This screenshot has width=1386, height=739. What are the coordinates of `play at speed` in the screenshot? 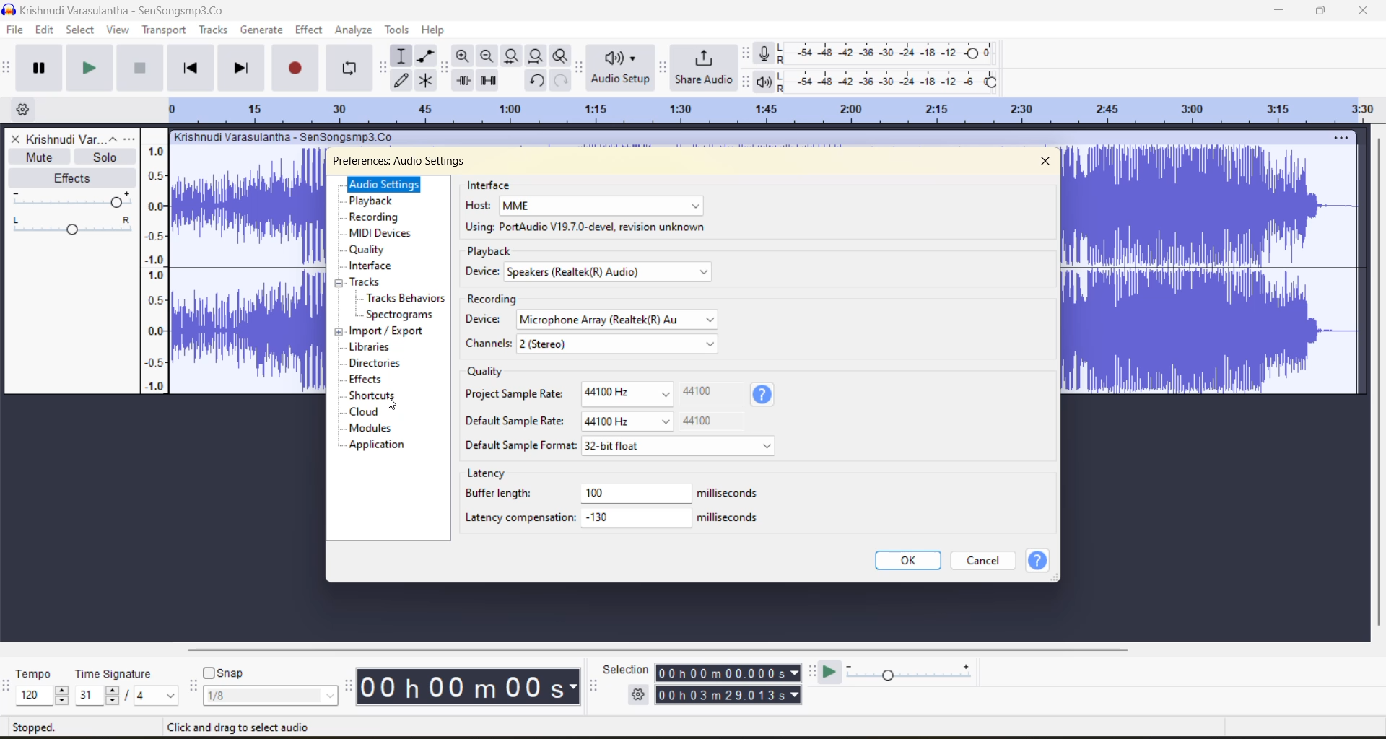 It's located at (834, 671).